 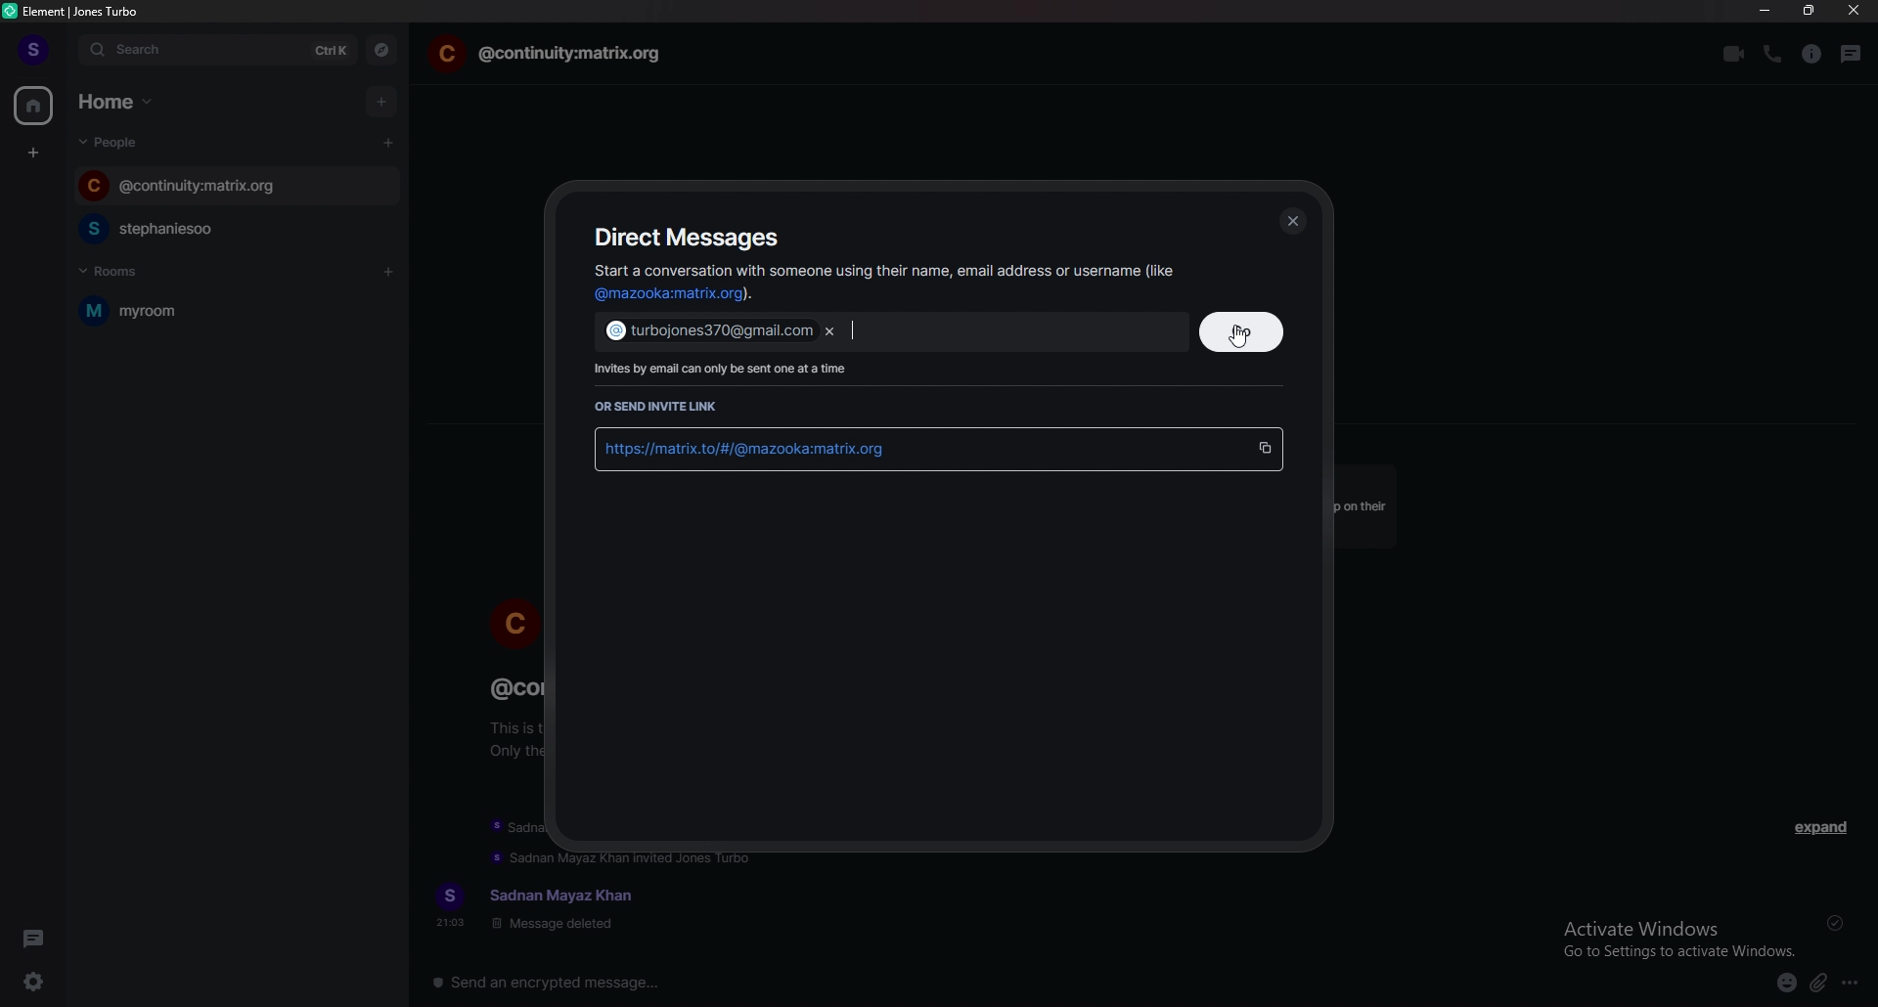 I want to click on create space, so click(x=34, y=154).